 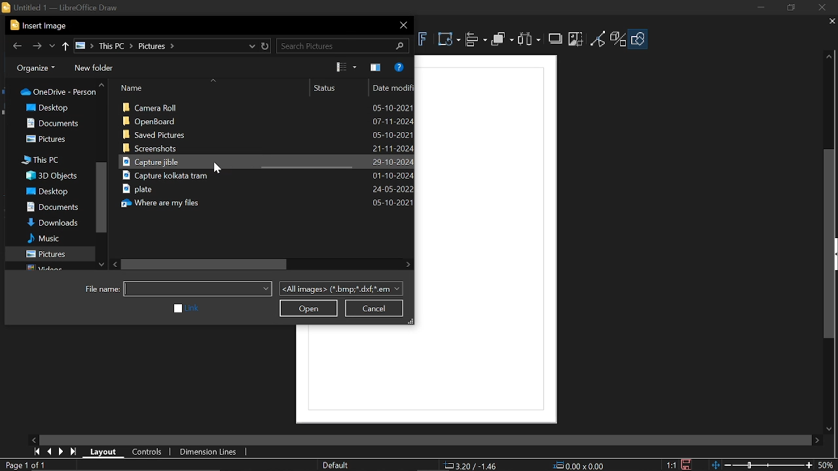 What do you see at coordinates (37, 46) in the screenshot?
I see `Forward` at bounding box center [37, 46].